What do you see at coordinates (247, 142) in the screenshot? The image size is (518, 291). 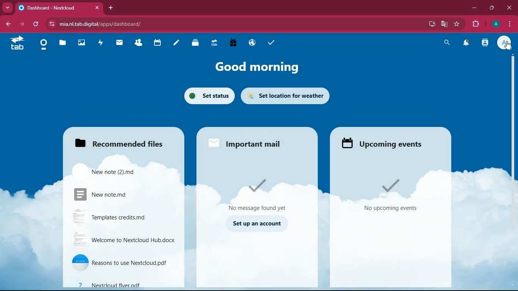 I see `mail` at bounding box center [247, 142].